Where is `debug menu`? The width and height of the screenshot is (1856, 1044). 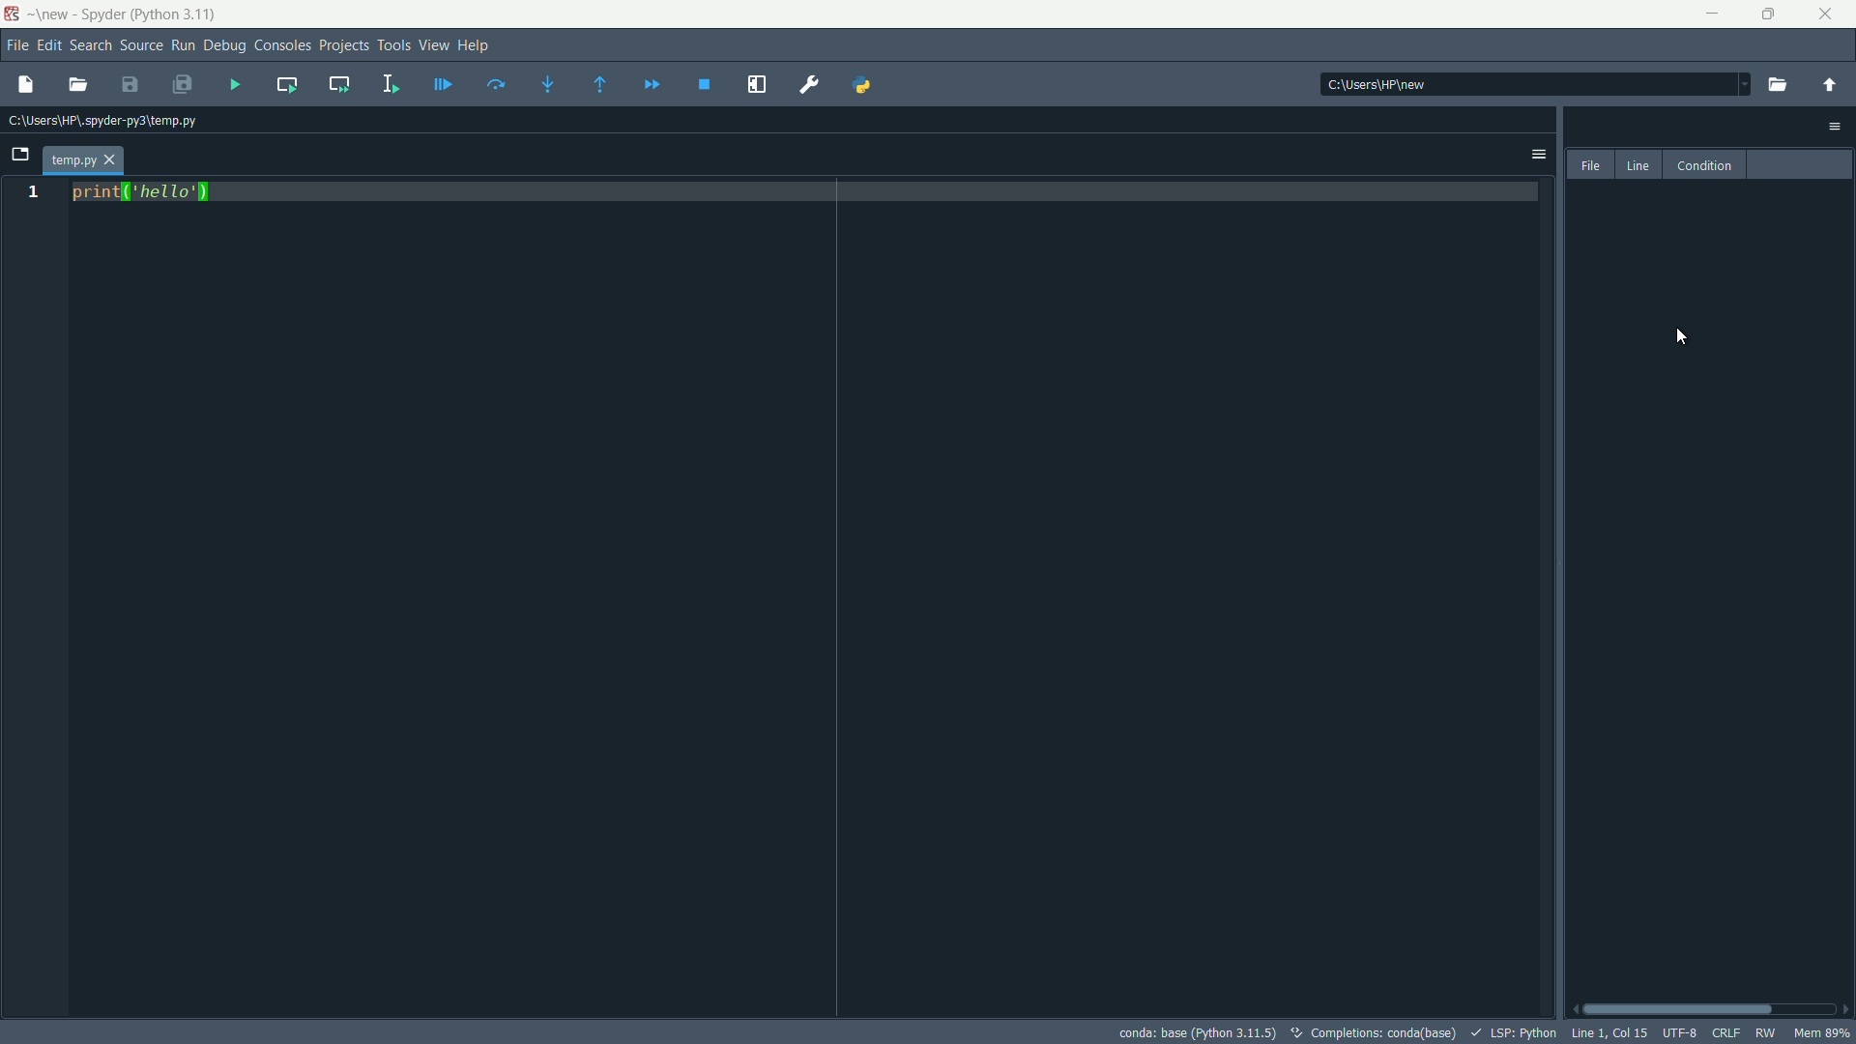
debug menu is located at coordinates (223, 46).